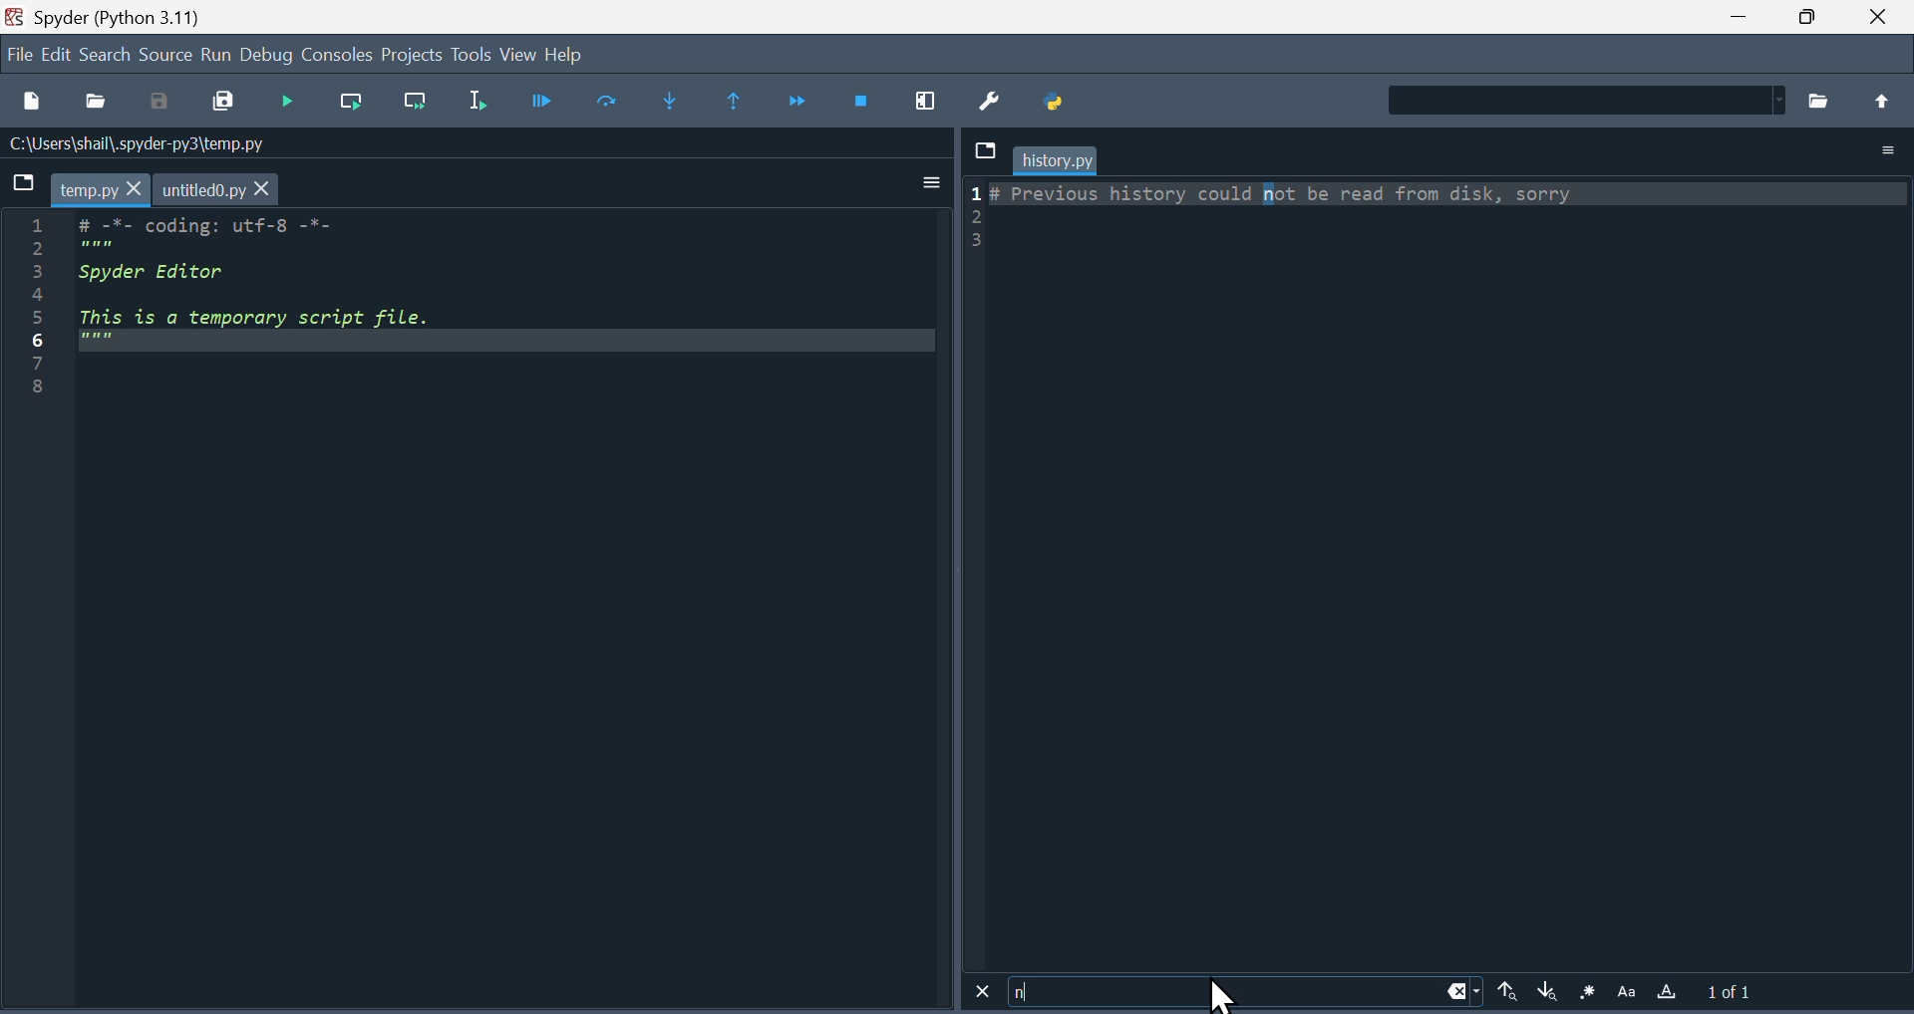  I want to click on Options, so click(1878, 150).